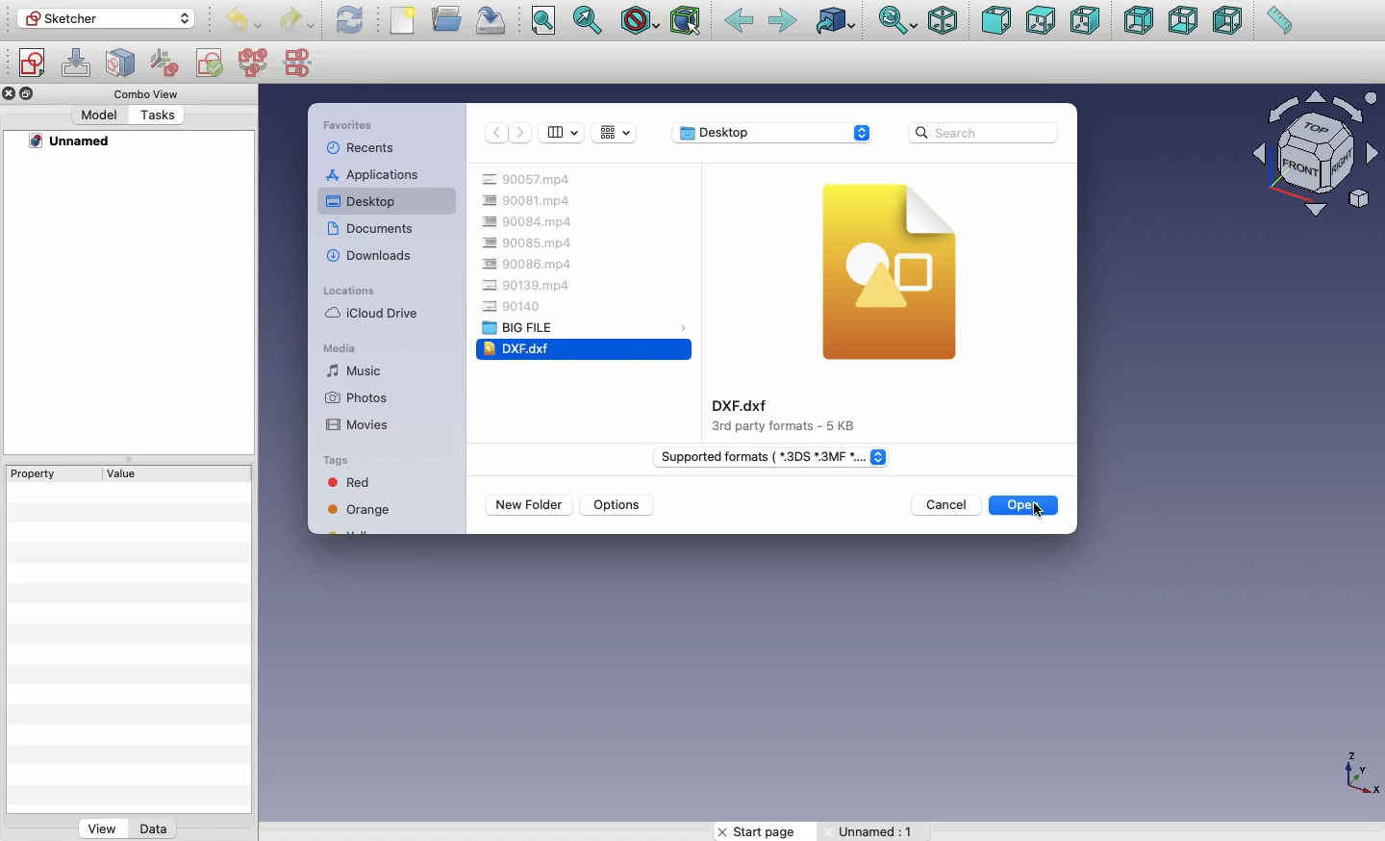  What do you see at coordinates (523, 327) in the screenshot?
I see `Big file` at bounding box center [523, 327].